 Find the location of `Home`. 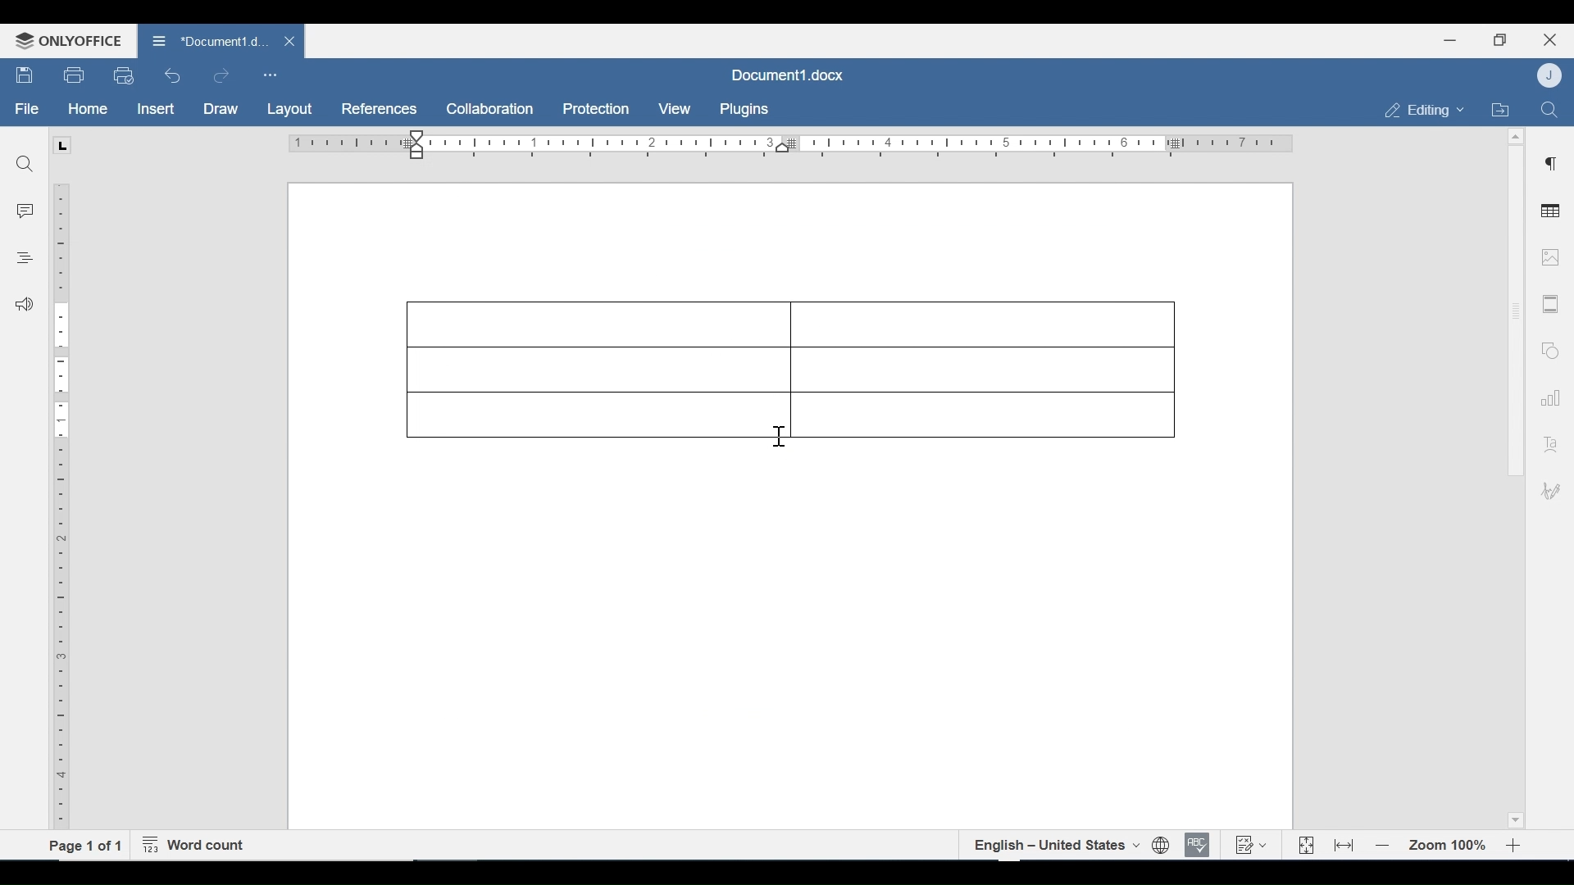

Home is located at coordinates (88, 109).